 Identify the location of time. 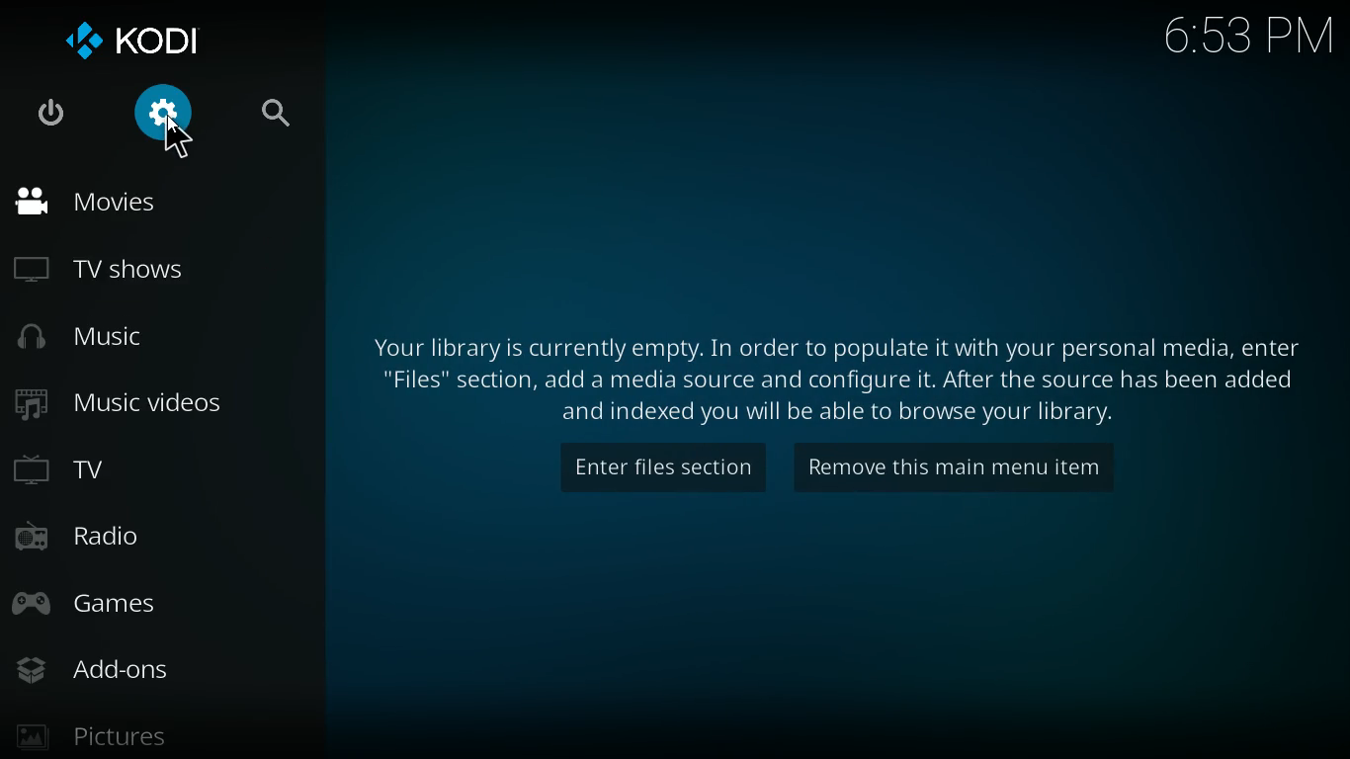
(1247, 37).